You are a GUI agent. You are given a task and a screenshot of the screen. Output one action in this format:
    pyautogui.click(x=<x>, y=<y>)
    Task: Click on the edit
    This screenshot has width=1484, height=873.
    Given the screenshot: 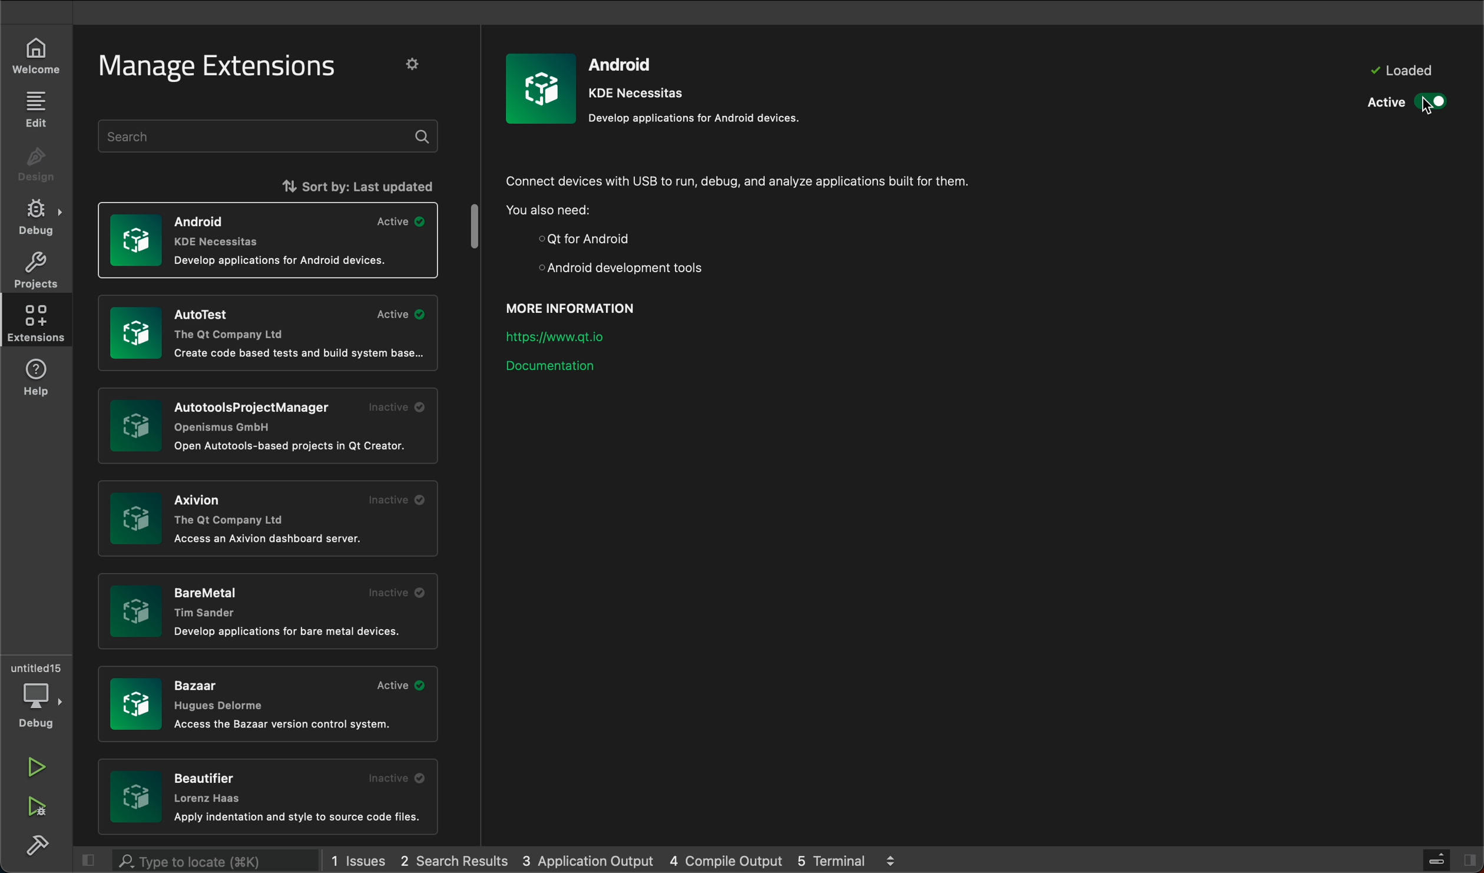 What is the action you would take?
    pyautogui.click(x=35, y=110)
    